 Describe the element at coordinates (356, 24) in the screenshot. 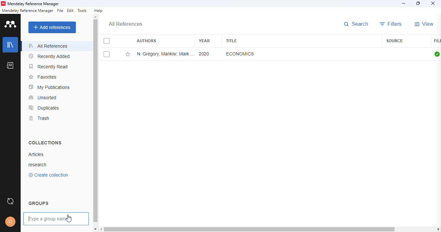

I see `search` at that location.